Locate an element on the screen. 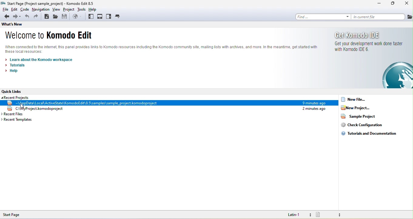  code is located at coordinates (26, 9).